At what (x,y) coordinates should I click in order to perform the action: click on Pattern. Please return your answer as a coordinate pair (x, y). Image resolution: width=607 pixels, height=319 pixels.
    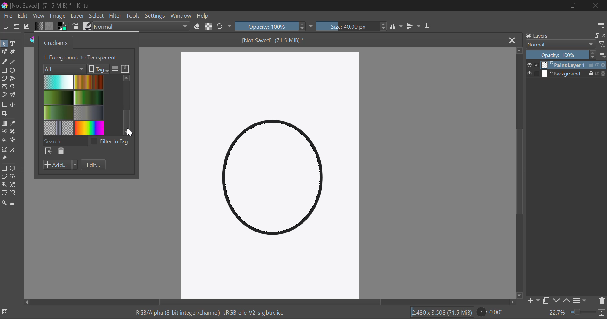
    Looking at the image, I should click on (59, 127).